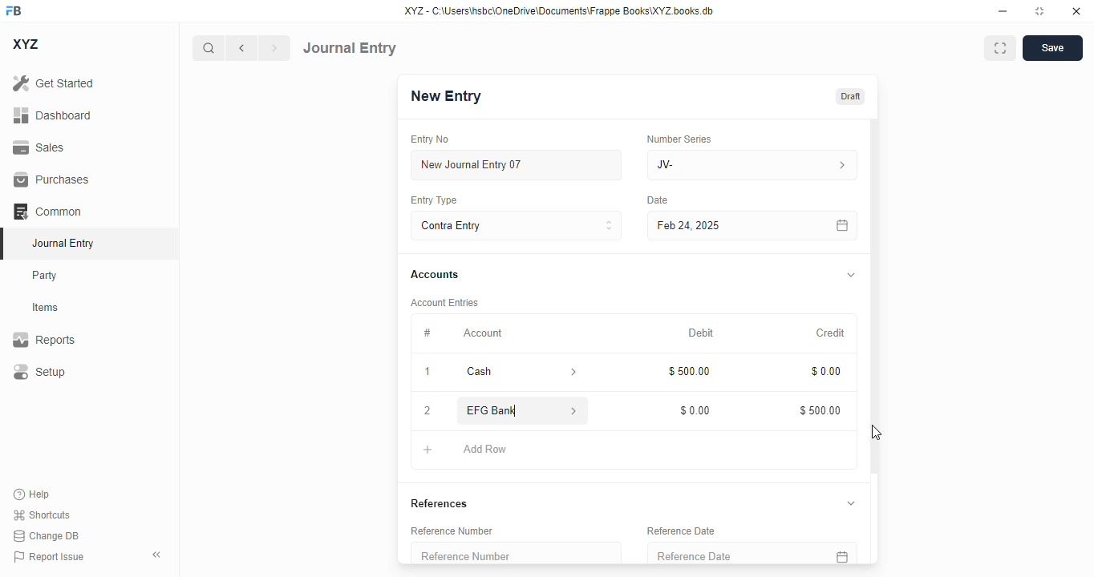 The height and width of the screenshot is (577, 1094). What do you see at coordinates (874, 341) in the screenshot?
I see `vertical scroll bar` at bounding box center [874, 341].